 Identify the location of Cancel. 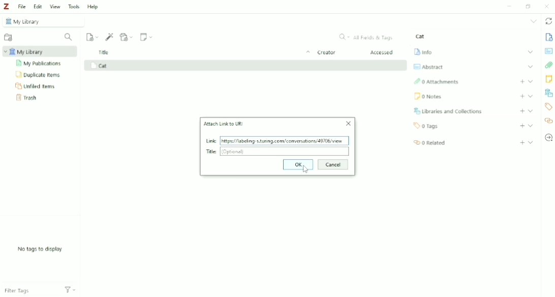
(333, 164).